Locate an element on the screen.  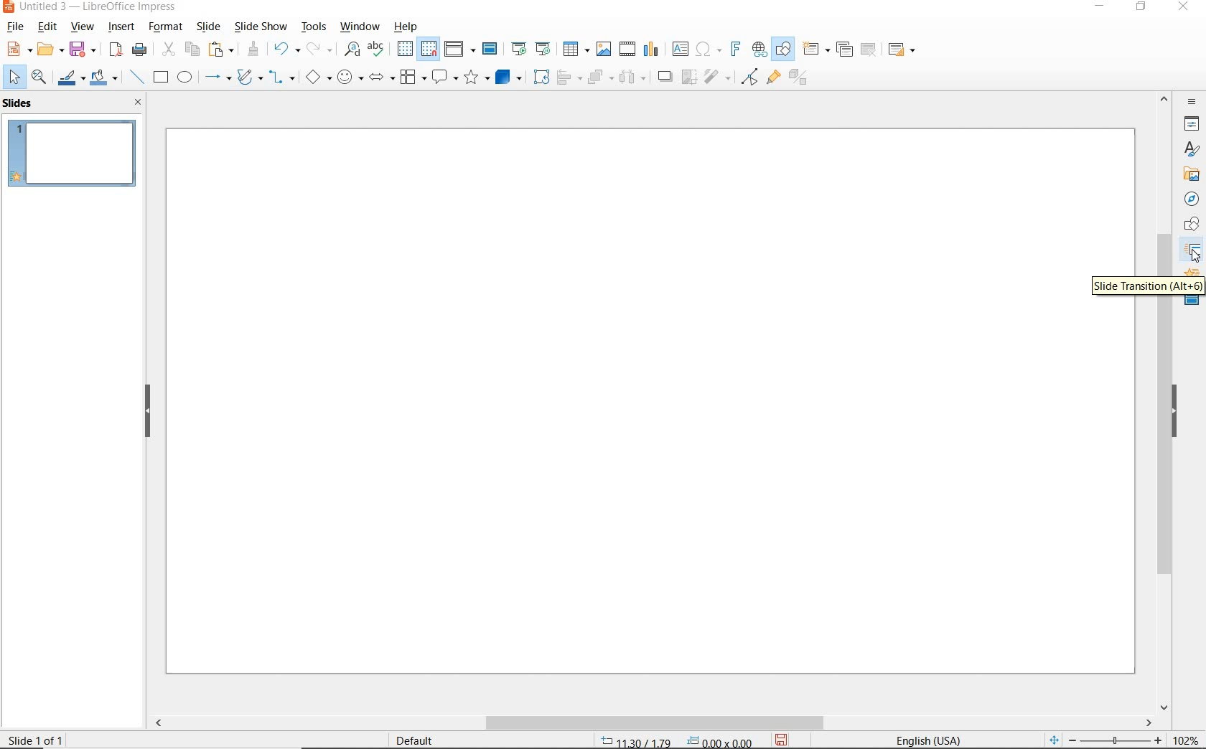
3 OBJECTS TO DISTRIBUTE is located at coordinates (630, 77).